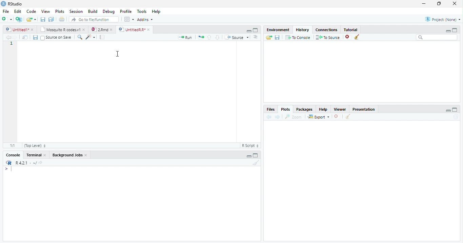  I want to click on Show in new window, so click(25, 37).